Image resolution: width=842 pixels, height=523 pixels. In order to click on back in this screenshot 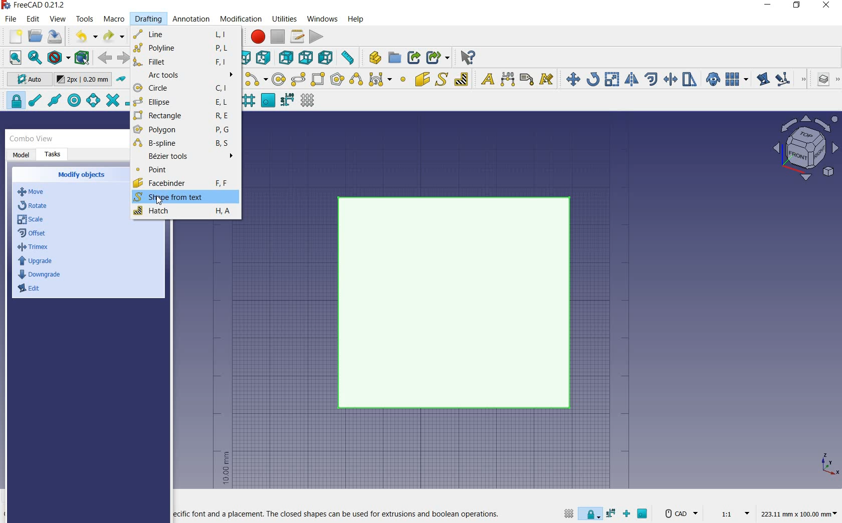, I will do `click(106, 58)`.